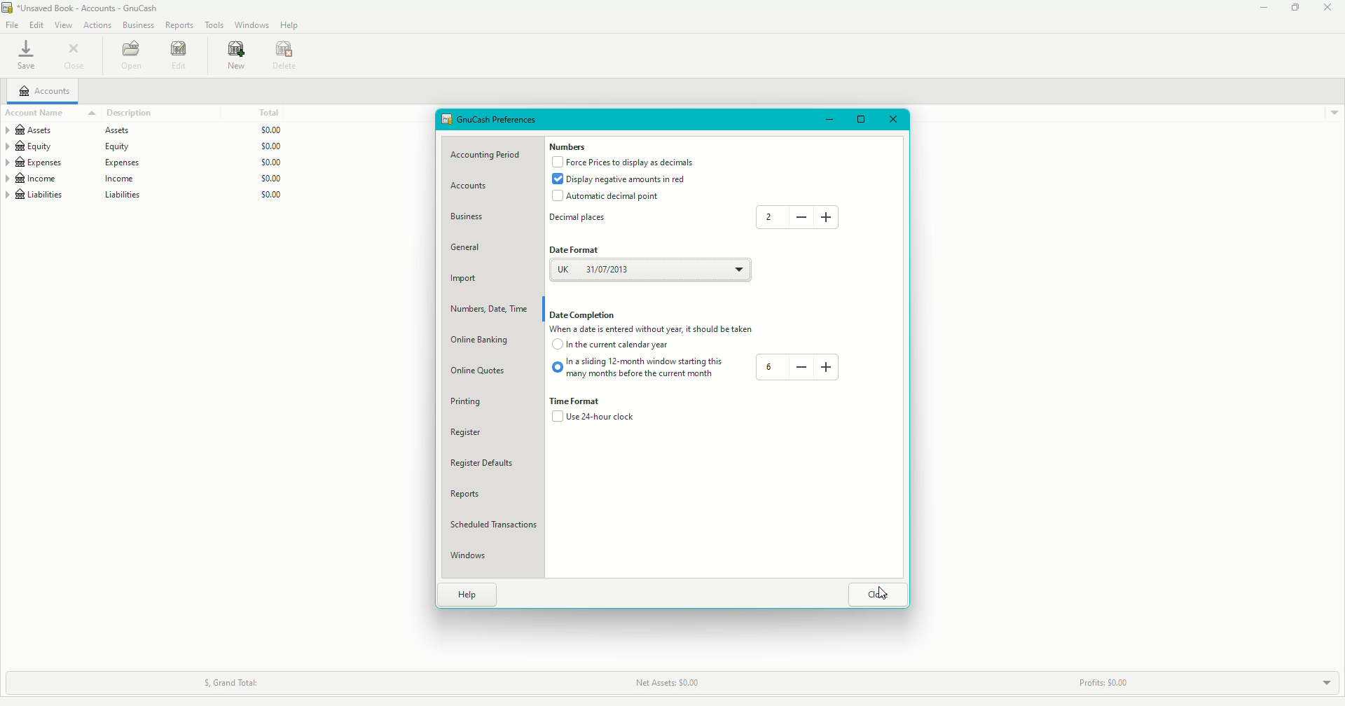  Describe the element at coordinates (627, 162) in the screenshot. I see `Force Prices` at that location.